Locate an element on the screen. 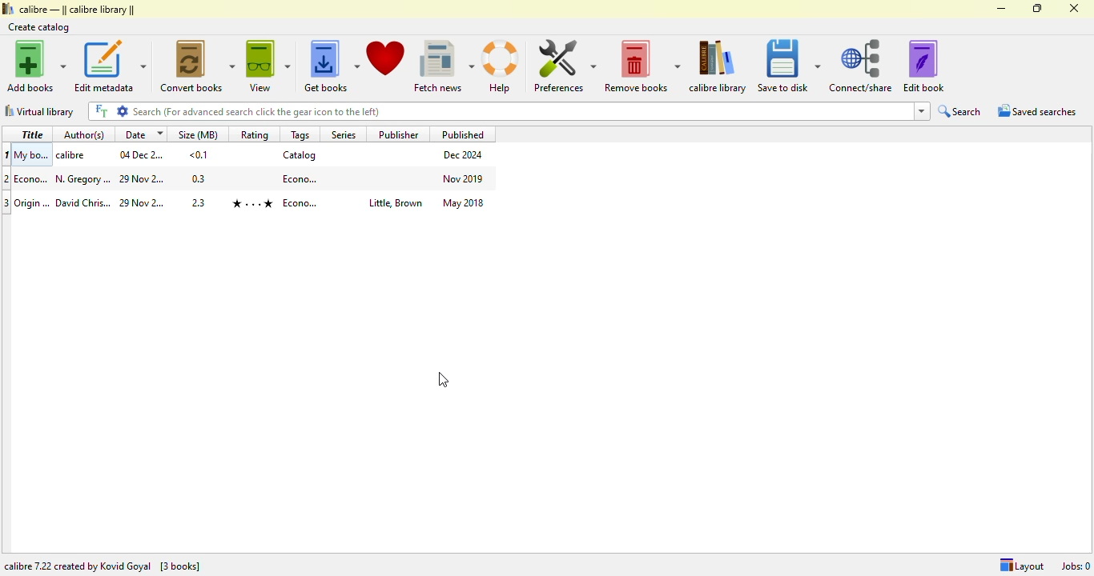 This screenshot has height=576, width=1094. Jobs: 0 is located at coordinates (1075, 565).